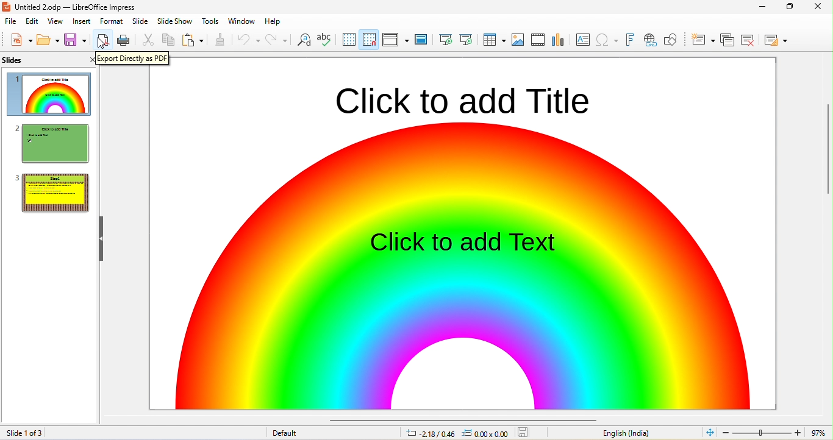  Describe the element at coordinates (241, 20) in the screenshot. I see `window` at that location.